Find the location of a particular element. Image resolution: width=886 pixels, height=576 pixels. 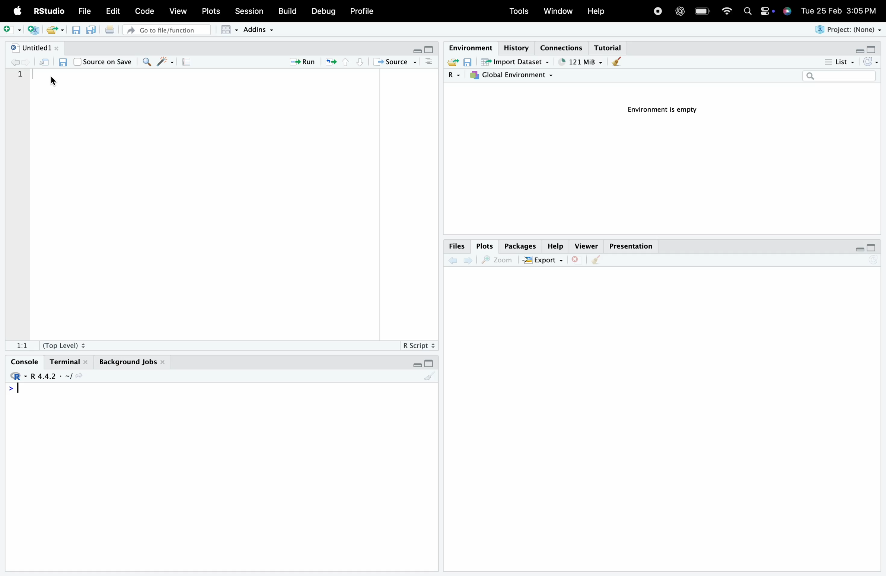

RStudio is located at coordinates (49, 10).